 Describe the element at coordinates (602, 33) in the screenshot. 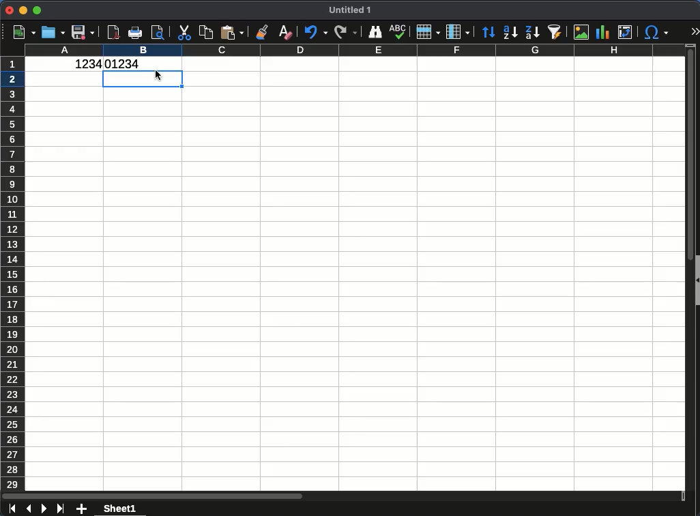

I see `chart` at that location.